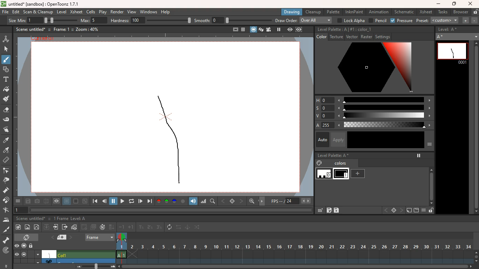 This screenshot has height=269, width=479. I want to click on erase, so click(7, 111).